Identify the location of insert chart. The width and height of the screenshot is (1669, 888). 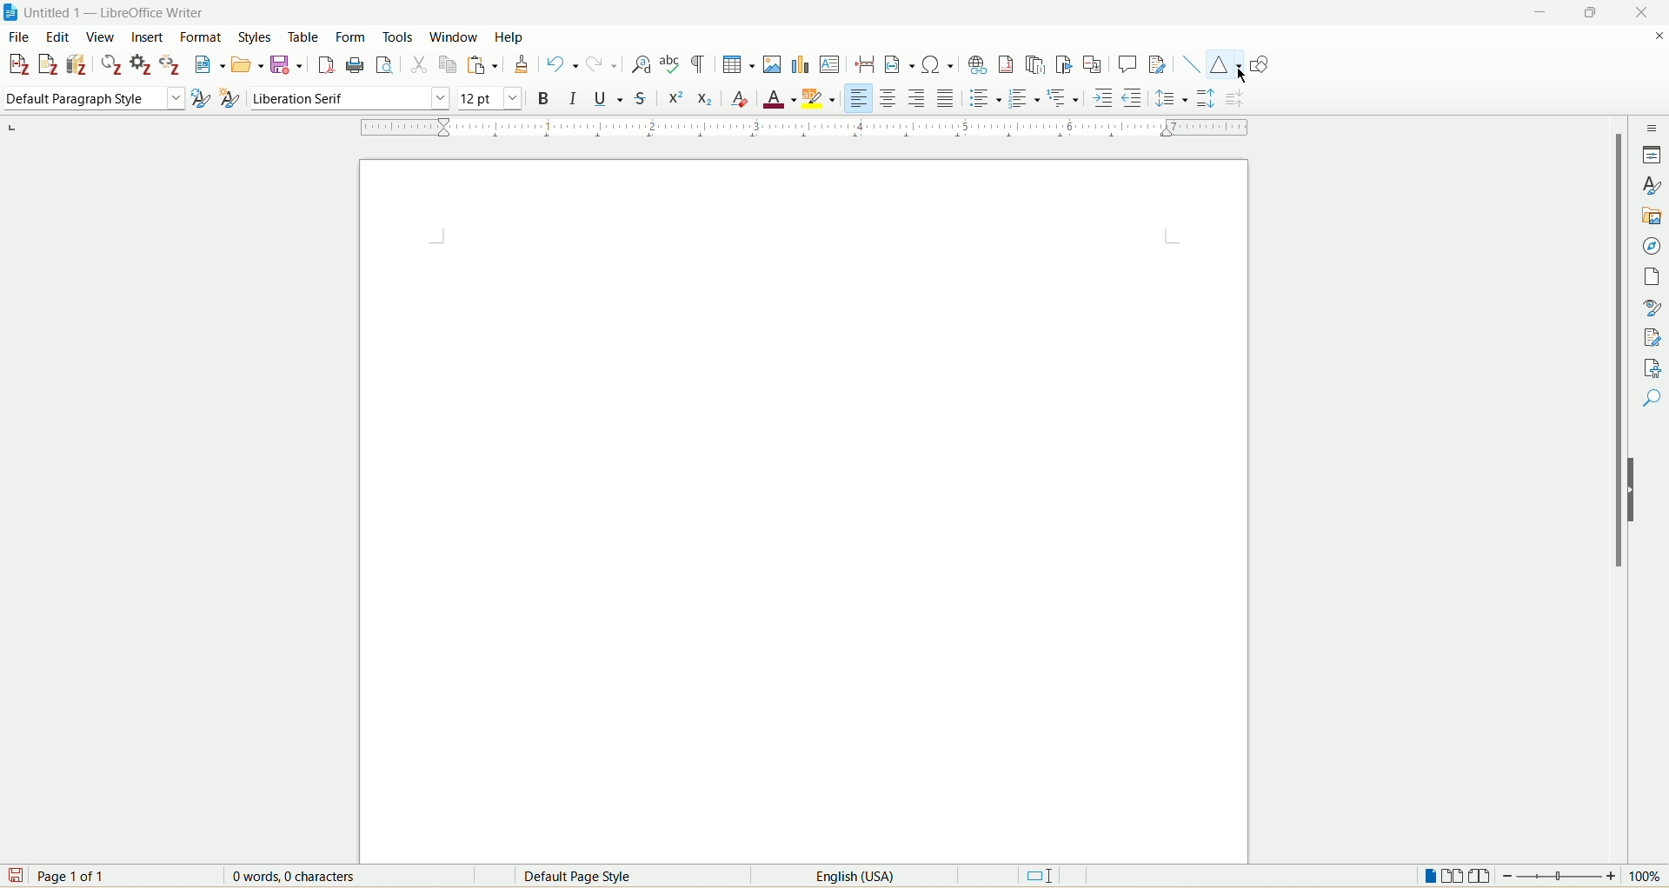
(800, 63).